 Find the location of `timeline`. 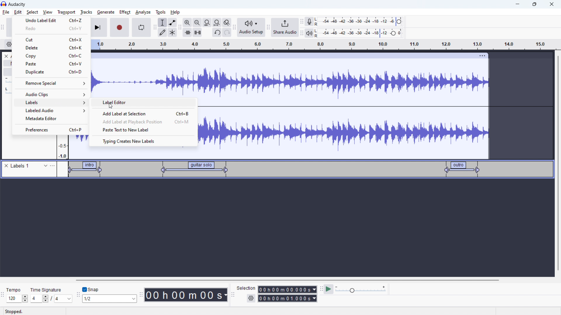

timeline is located at coordinates (279, 228).